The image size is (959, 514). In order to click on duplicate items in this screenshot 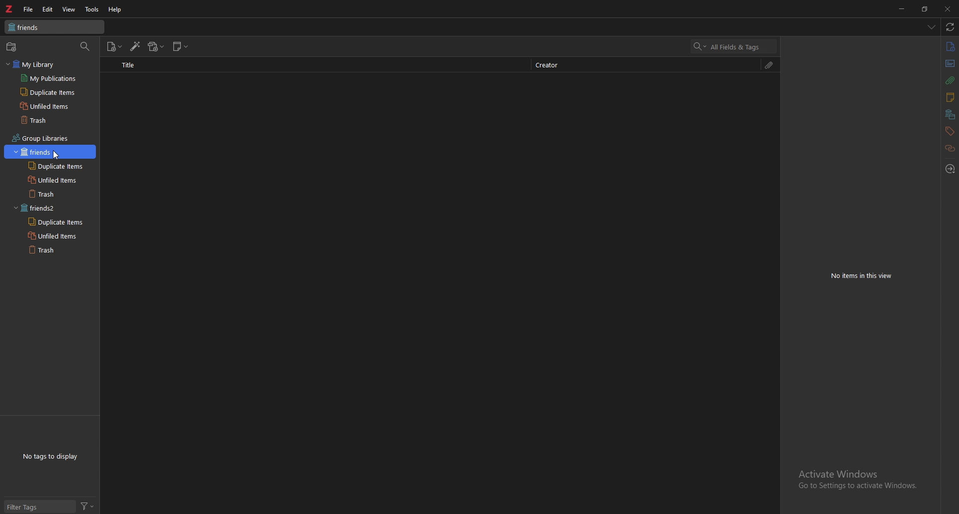, I will do `click(54, 223)`.